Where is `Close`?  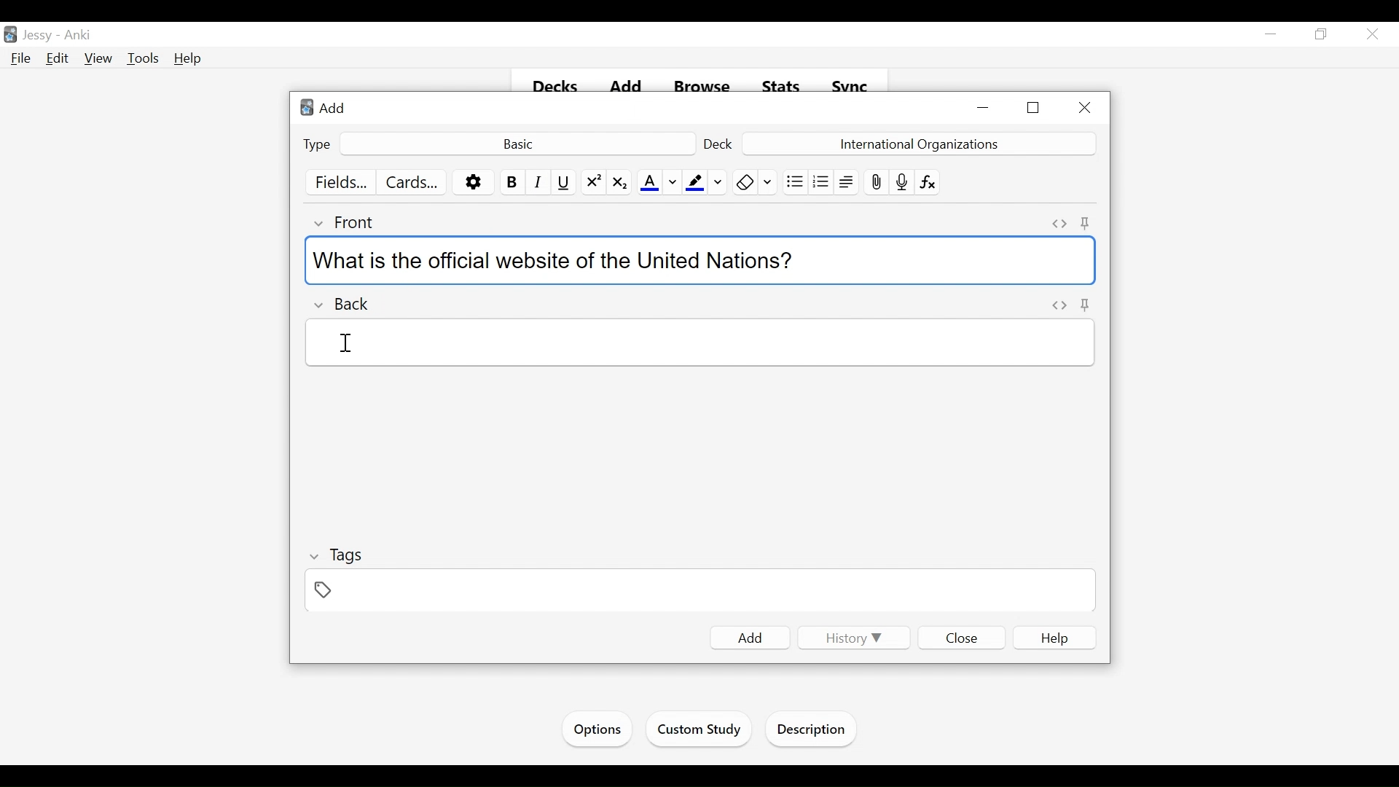 Close is located at coordinates (1374, 34).